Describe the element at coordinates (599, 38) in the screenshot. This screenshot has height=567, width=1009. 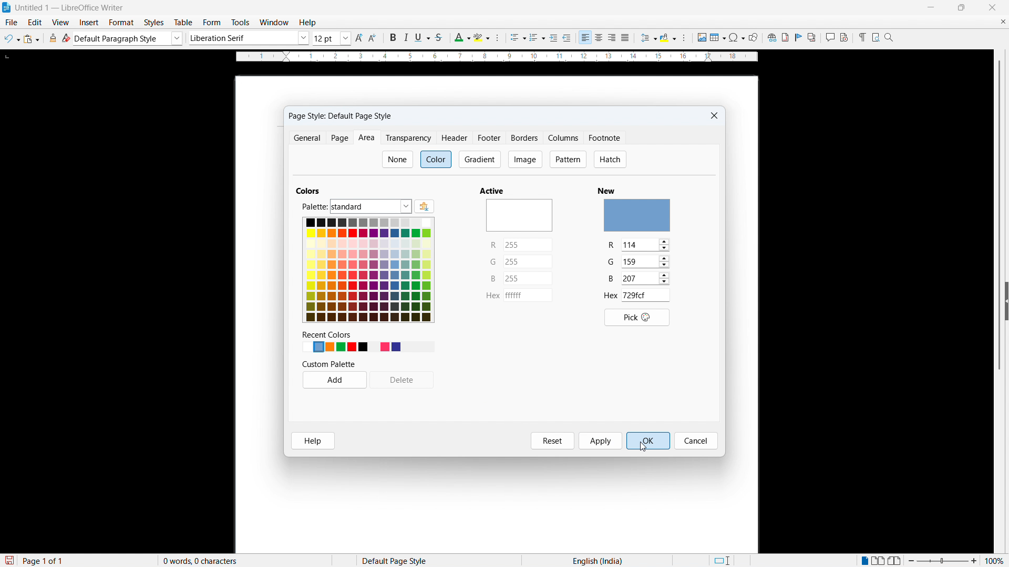
I see `Align Centre ` at that location.